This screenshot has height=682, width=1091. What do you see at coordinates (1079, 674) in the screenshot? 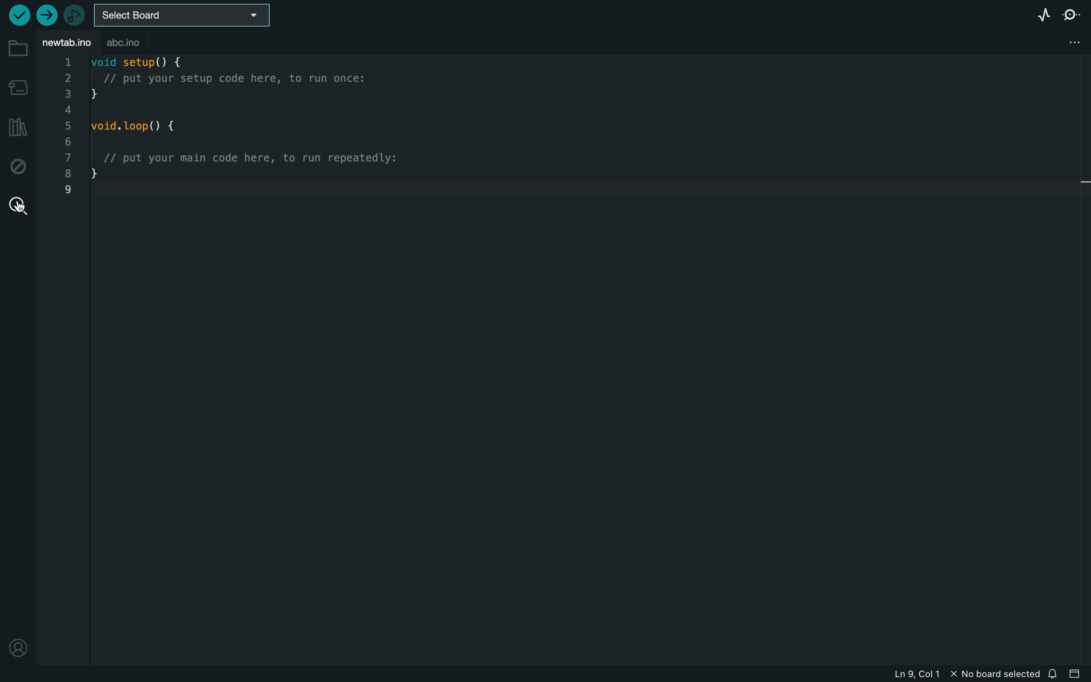
I see `close slide bar` at bounding box center [1079, 674].